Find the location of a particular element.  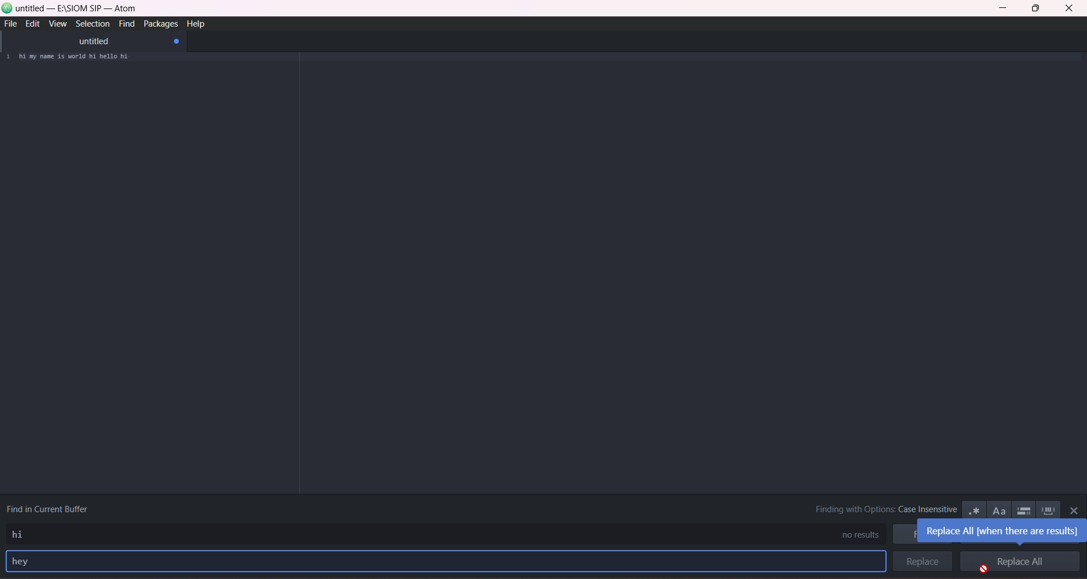

replace all(when there are results) is located at coordinates (1000, 533).